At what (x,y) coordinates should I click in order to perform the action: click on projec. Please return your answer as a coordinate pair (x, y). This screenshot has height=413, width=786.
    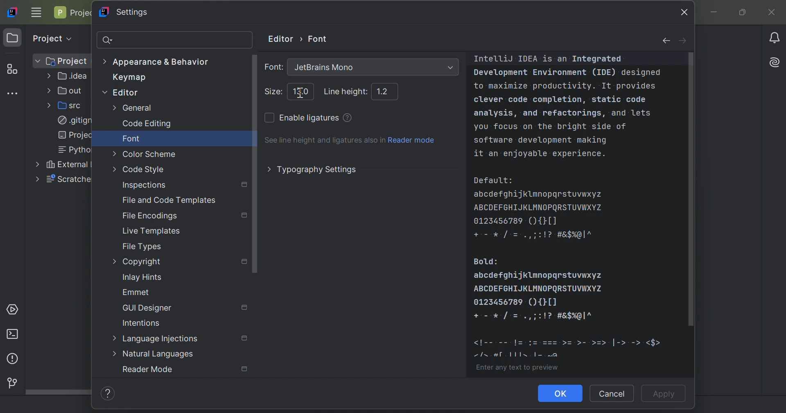
    Looking at the image, I should click on (72, 135).